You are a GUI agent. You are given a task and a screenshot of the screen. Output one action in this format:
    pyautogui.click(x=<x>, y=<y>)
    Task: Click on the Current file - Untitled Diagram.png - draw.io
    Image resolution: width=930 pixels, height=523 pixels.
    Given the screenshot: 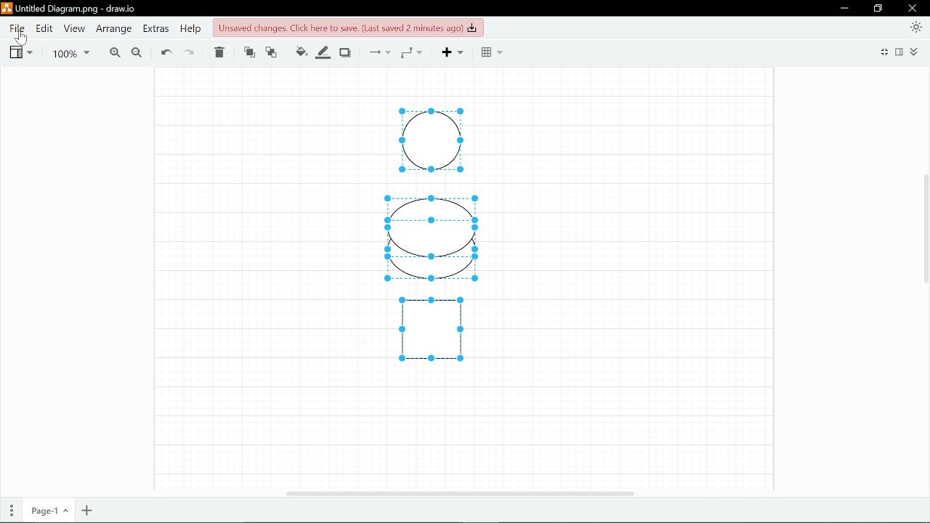 What is the action you would take?
    pyautogui.click(x=70, y=9)
    